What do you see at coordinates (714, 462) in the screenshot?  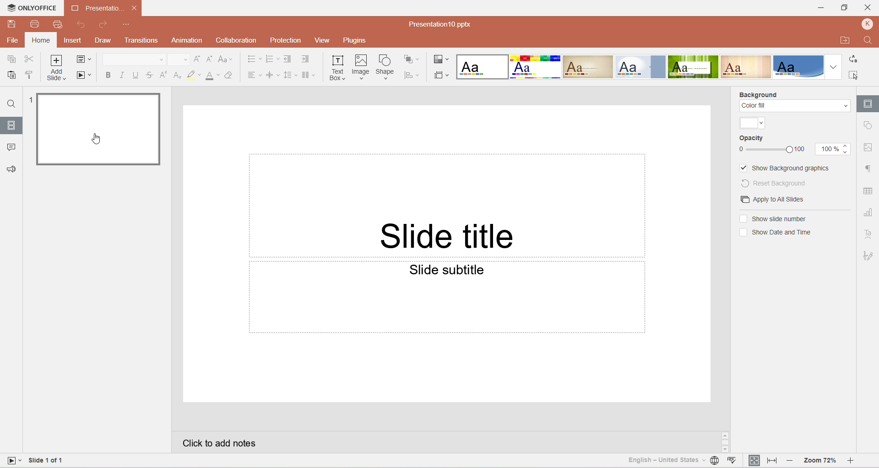 I see `Set document language` at bounding box center [714, 462].